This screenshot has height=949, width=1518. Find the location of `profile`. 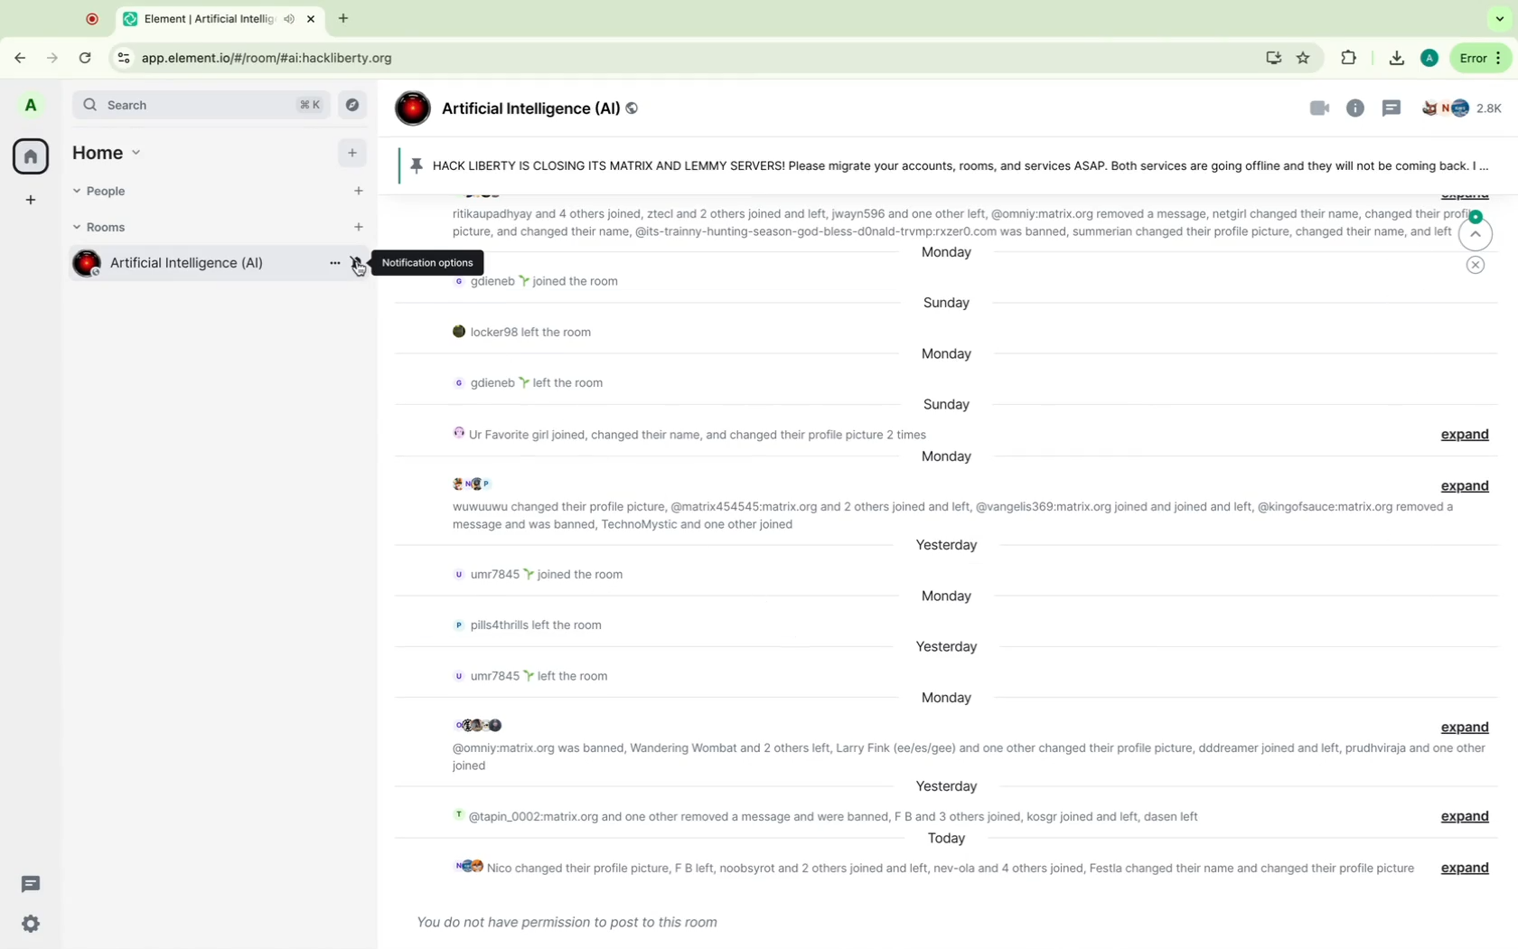

profile is located at coordinates (33, 105).